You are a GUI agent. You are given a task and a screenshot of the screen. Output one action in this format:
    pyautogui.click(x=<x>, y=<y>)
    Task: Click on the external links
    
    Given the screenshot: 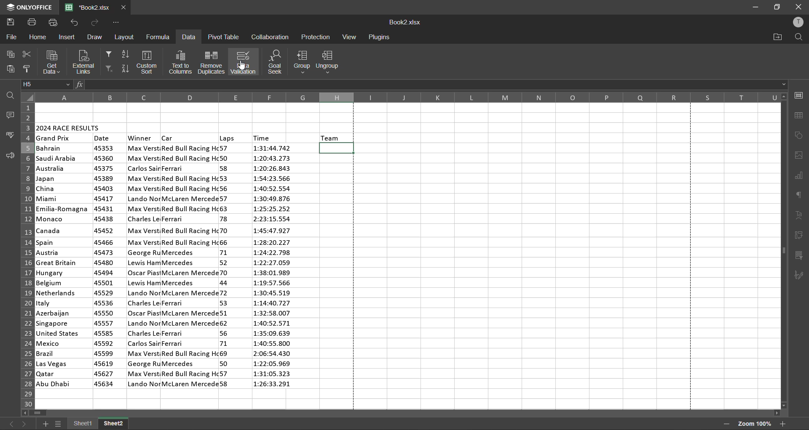 What is the action you would take?
    pyautogui.click(x=83, y=61)
    